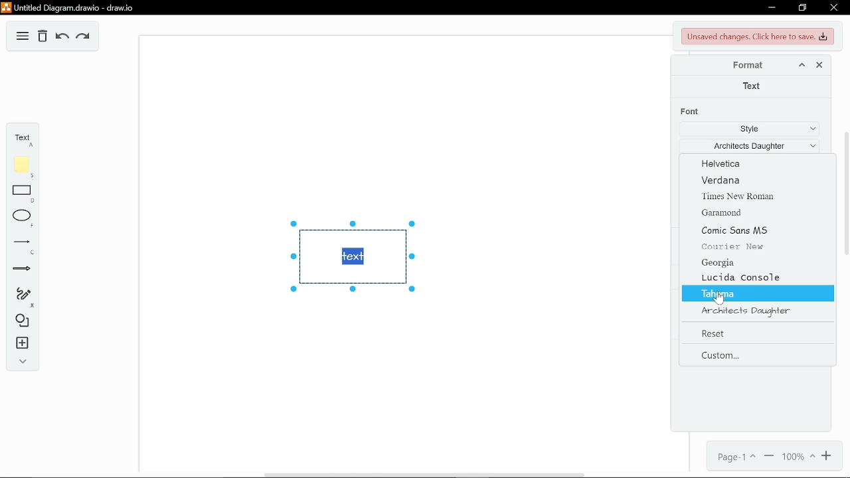 This screenshot has width=850, height=478. I want to click on tahma, so click(756, 293).